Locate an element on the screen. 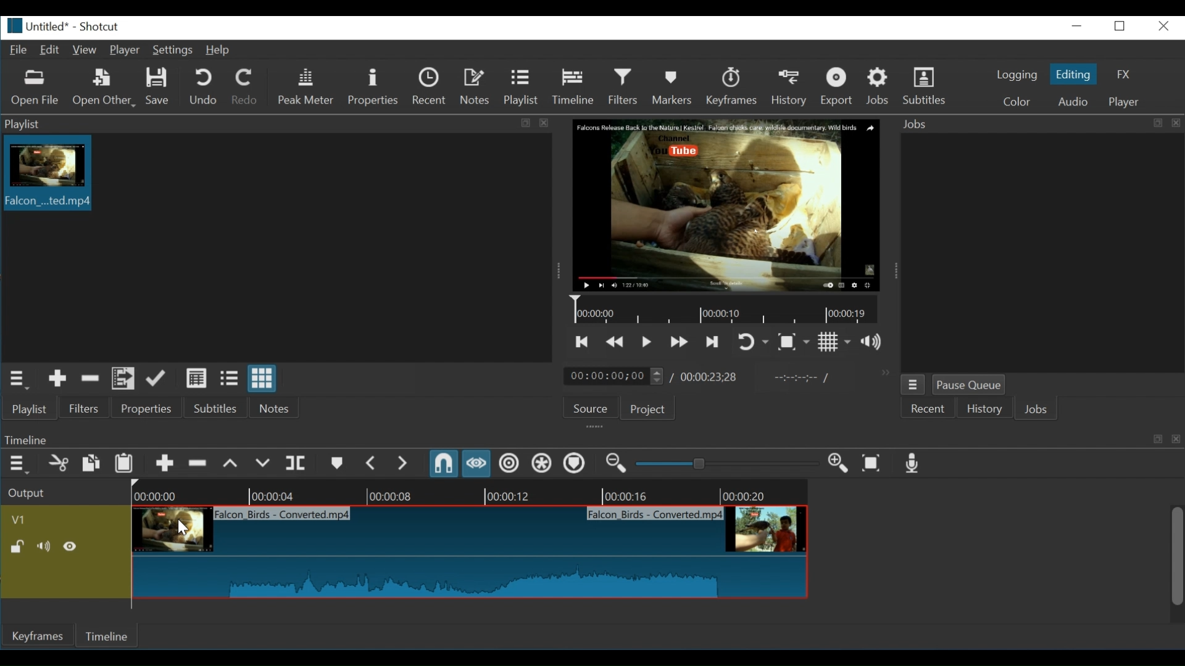 The image size is (1185, 666). Jobs Panel is located at coordinates (1039, 124).